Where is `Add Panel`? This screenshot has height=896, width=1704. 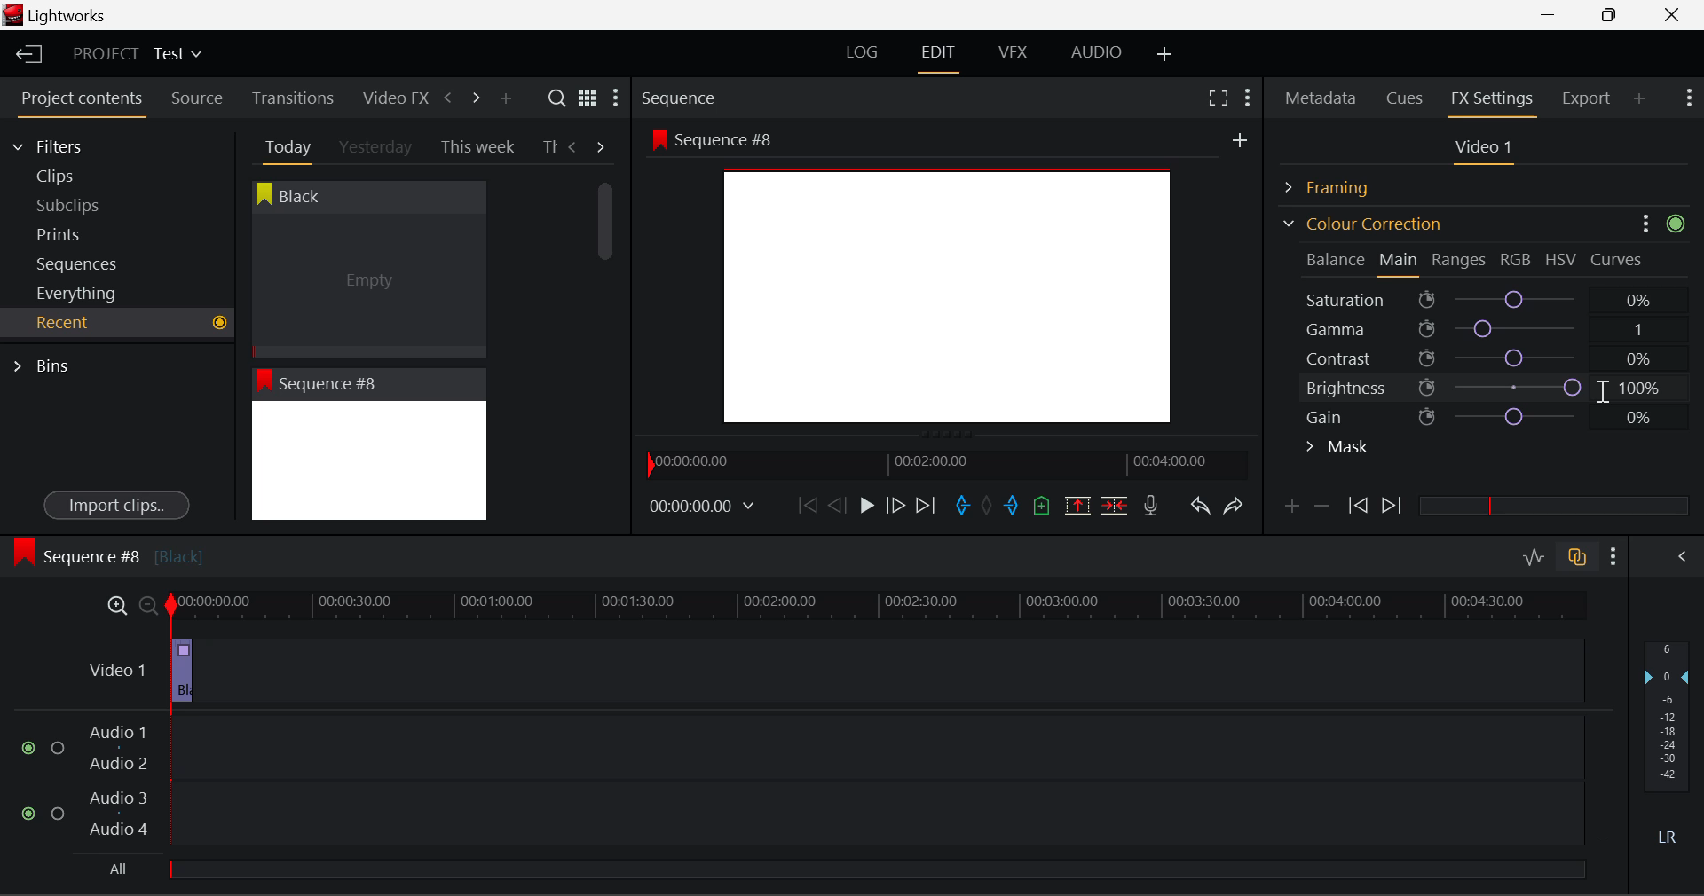
Add Panel is located at coordinates (1640, 98).